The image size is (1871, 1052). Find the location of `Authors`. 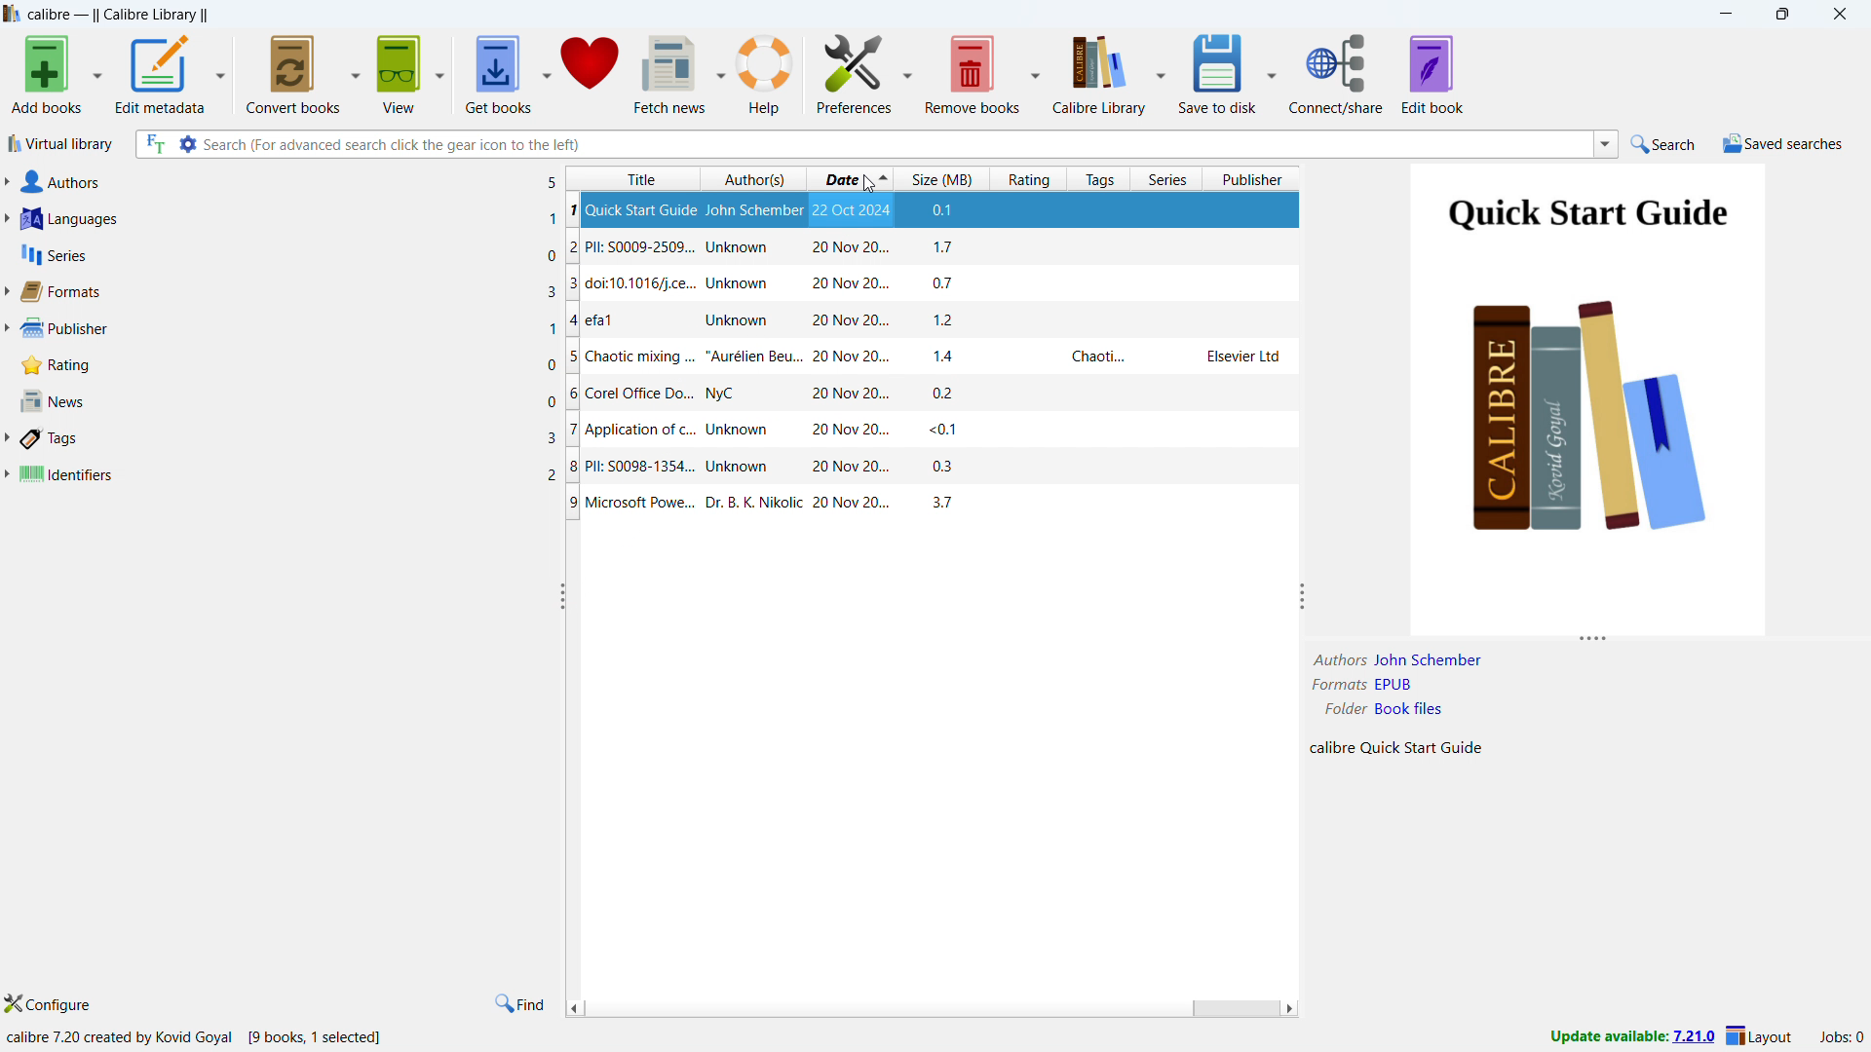

Authors is located at coordinates (1333, 659).